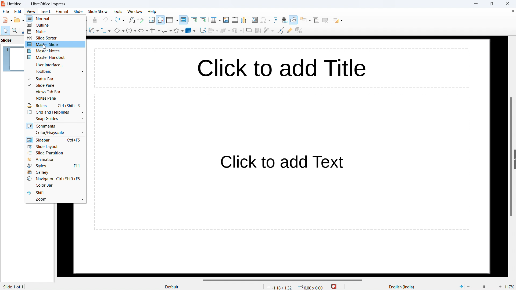 The height and width of the screenshot is (290, 516). I want to click on insert image, so click(226, 20).